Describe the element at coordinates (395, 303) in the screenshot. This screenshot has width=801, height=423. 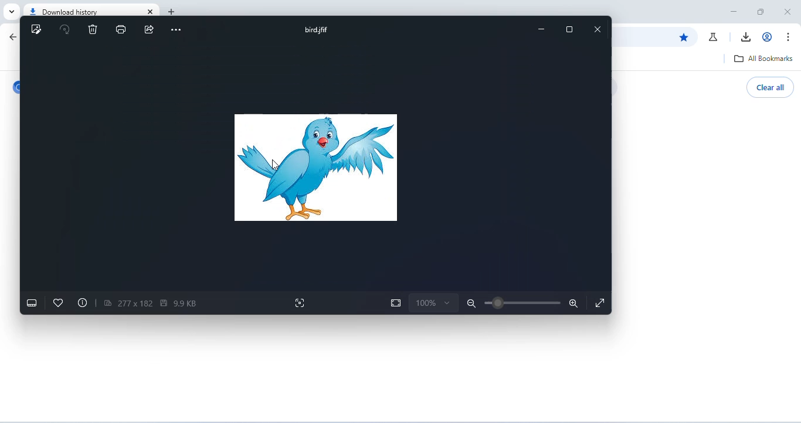
I see `fit to page` at that location.